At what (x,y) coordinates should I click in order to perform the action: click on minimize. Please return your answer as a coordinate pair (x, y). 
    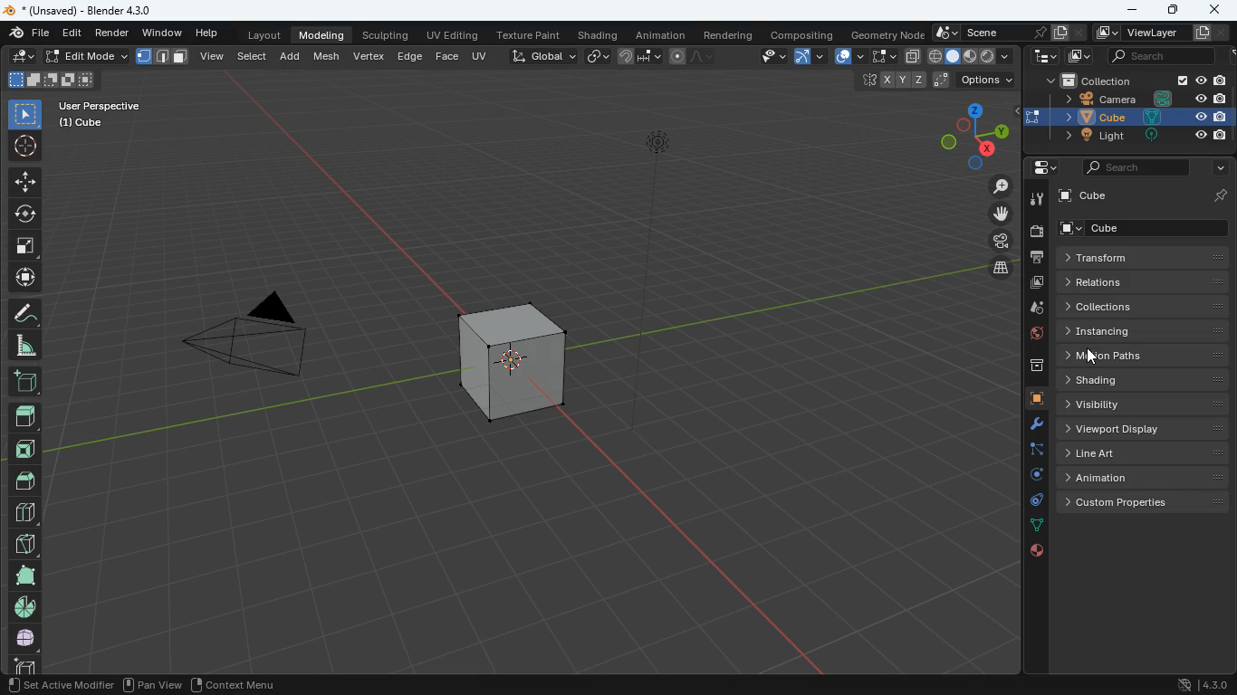
    Looking at the image, I should click on (1131, 9).